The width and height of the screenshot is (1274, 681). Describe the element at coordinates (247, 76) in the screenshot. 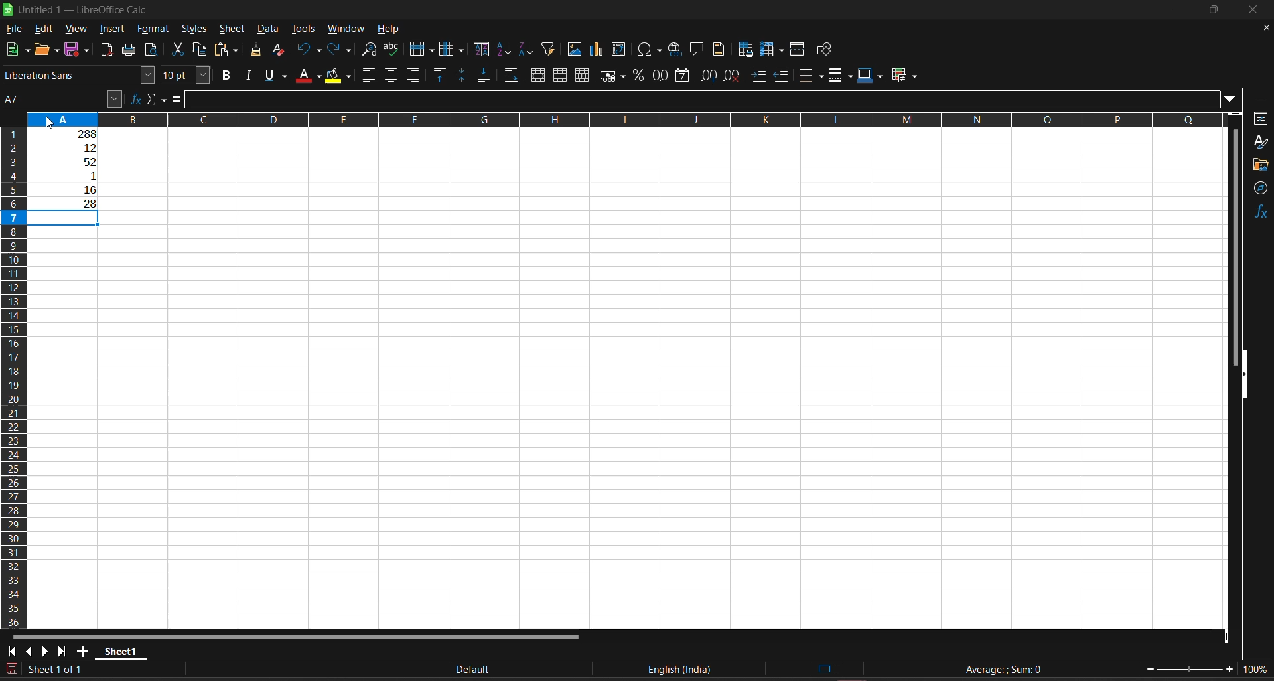

I see `italic` at that location.